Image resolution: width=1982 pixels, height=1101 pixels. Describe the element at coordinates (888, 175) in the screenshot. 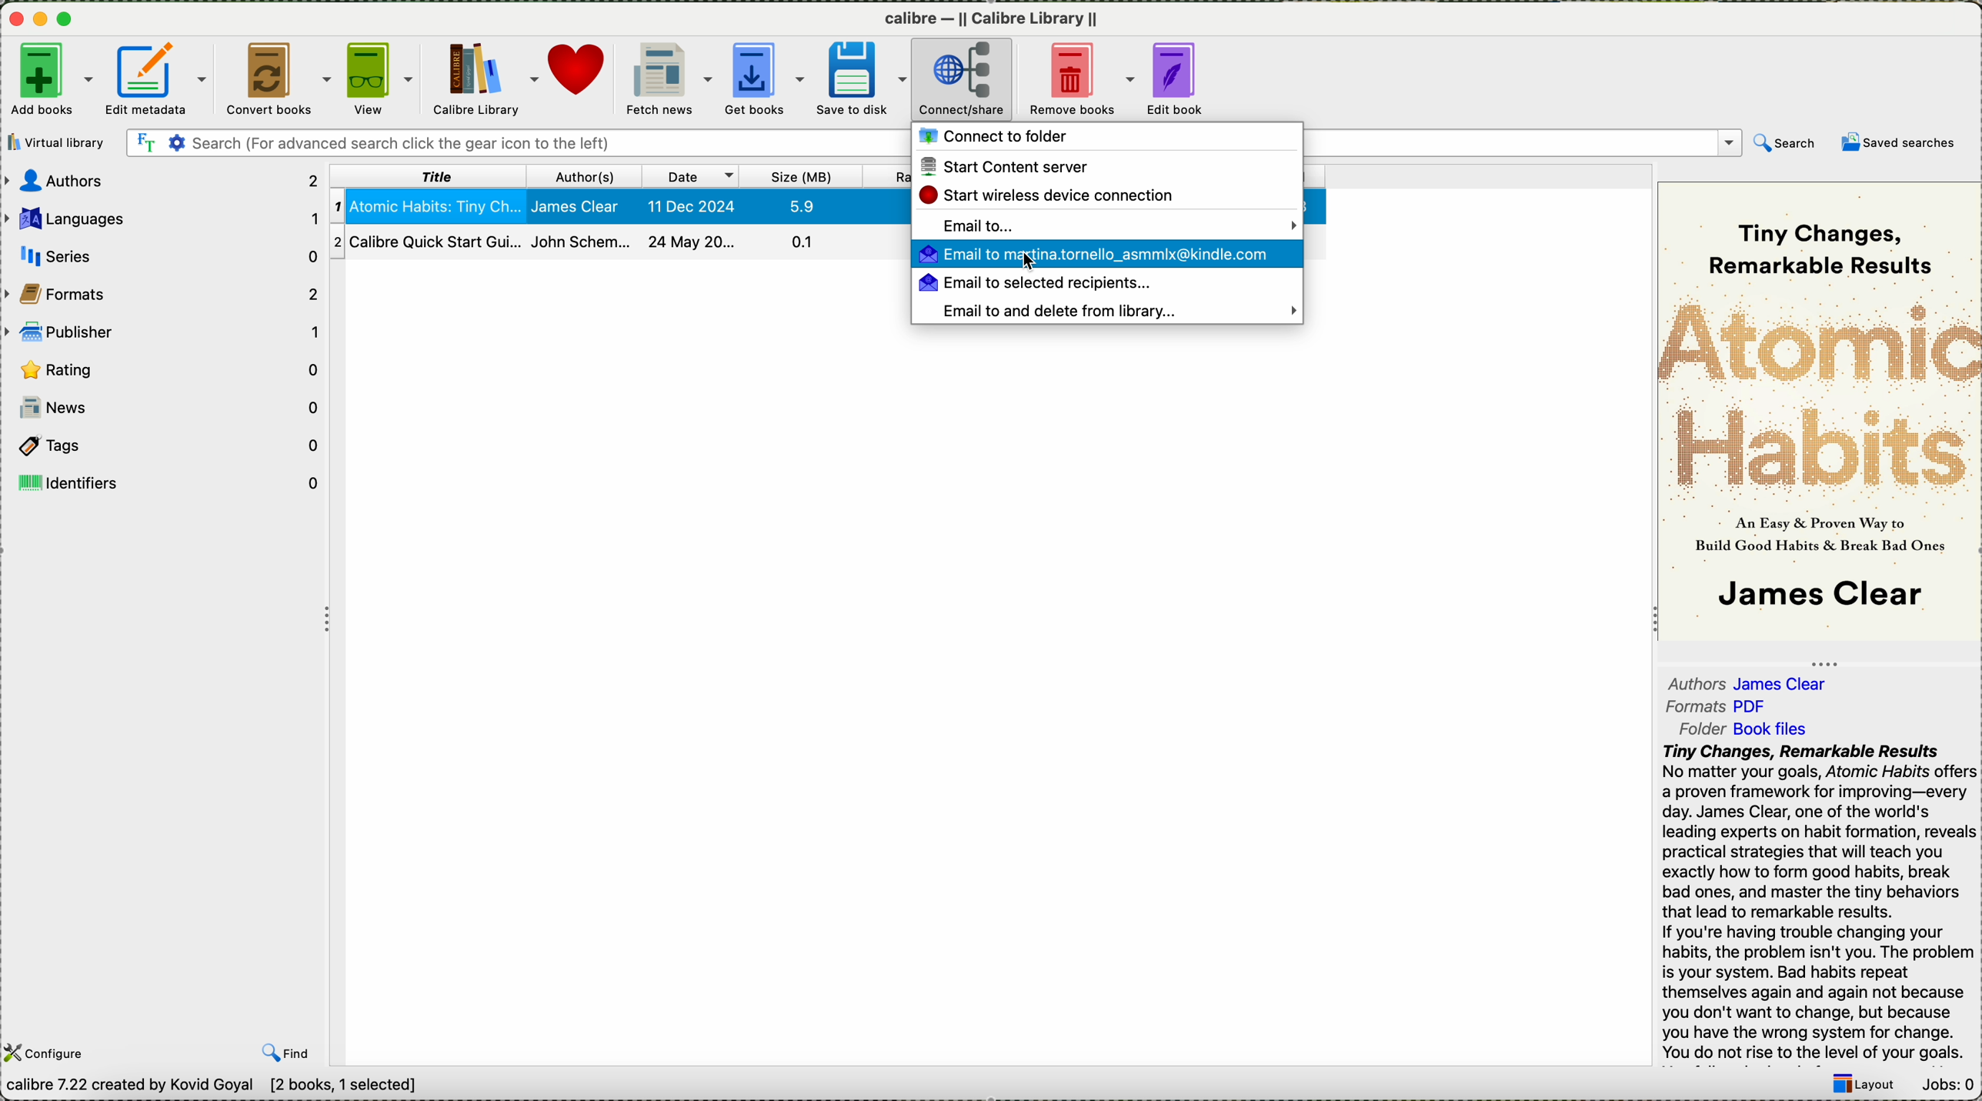

I see `rating` at that location.